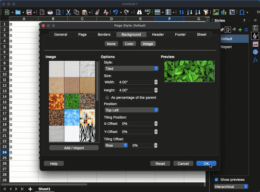 The height and width of the screenshot is (192, 260). Describe the element at coordinates (256, 44) in the screenshot. I see `gallery` at that location.